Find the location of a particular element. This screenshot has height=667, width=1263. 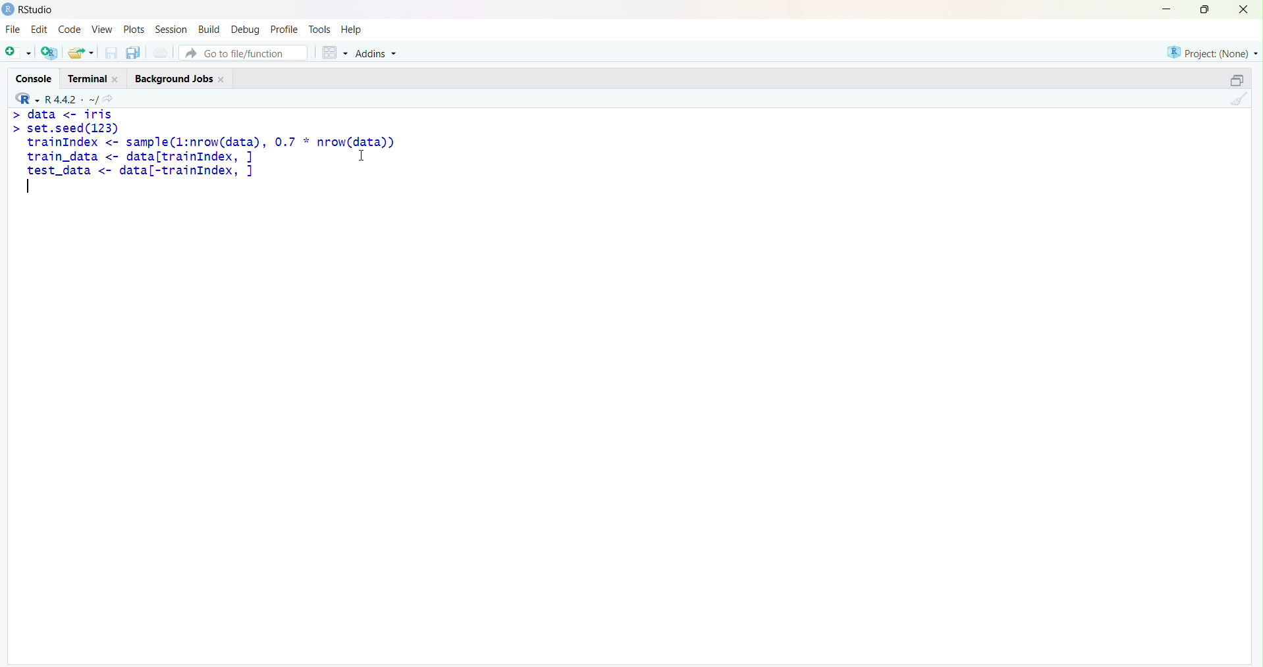

Build is located at coordinates (211, 28).